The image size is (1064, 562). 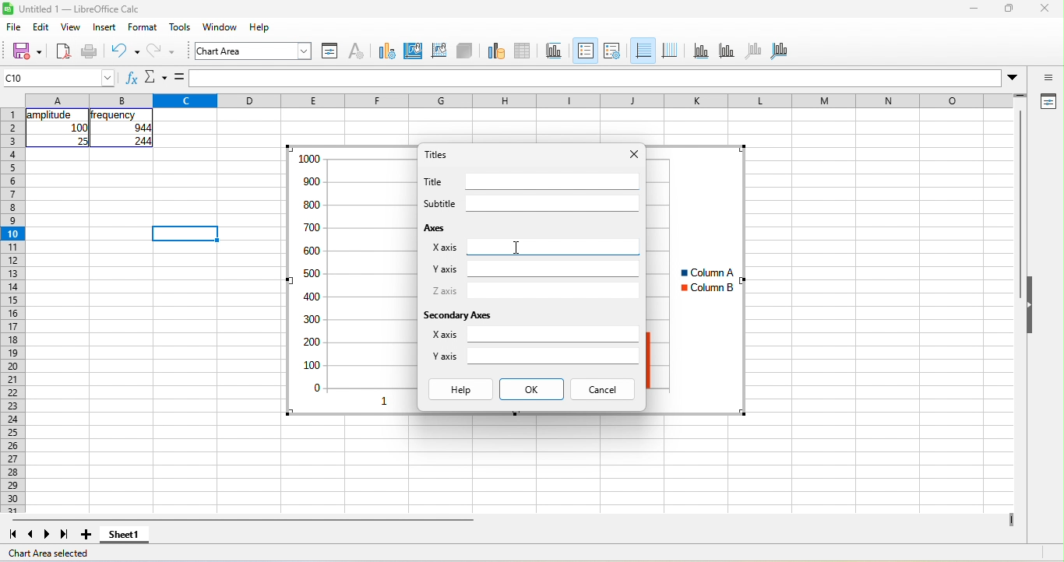 I want to click on Subtitle, so click(x=440, y=203).